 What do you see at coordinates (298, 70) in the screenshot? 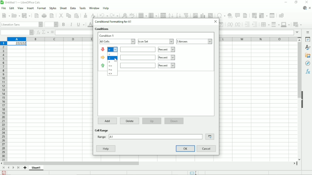
I see `Vertical scrollbar` at bounding box center [298, 70].